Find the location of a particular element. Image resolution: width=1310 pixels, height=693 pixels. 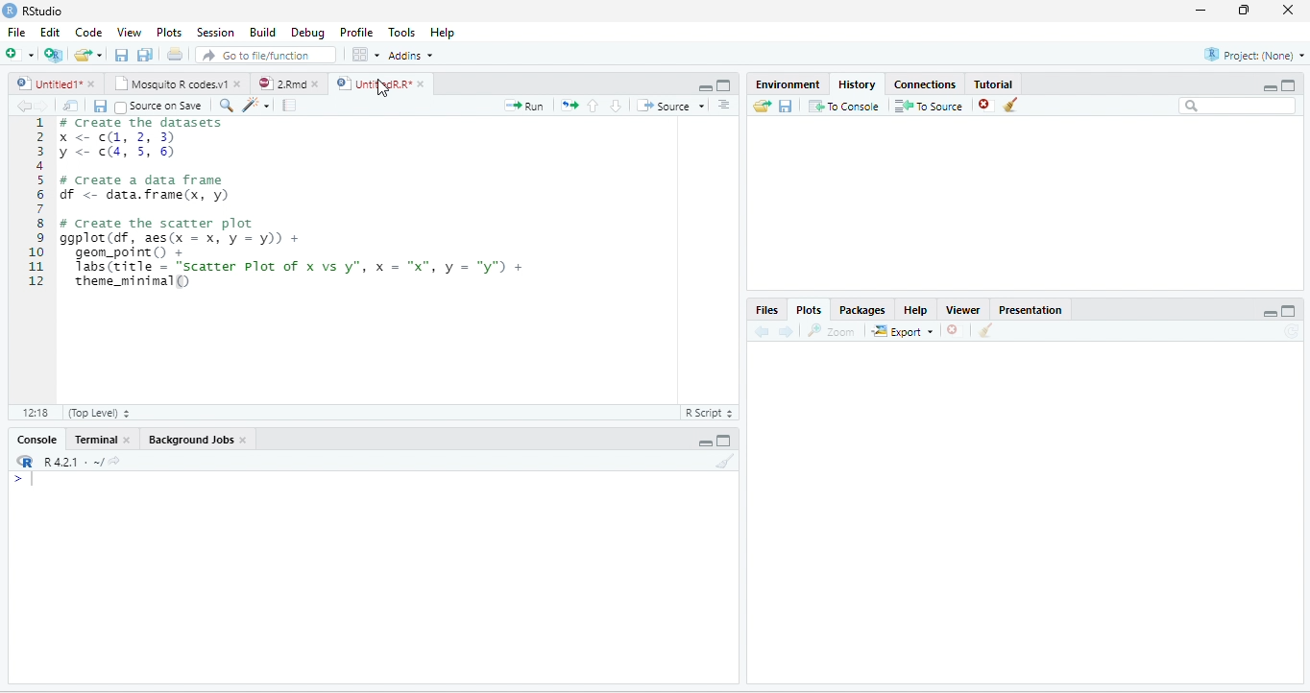

Minimize is located at coordinates (1270, 87).